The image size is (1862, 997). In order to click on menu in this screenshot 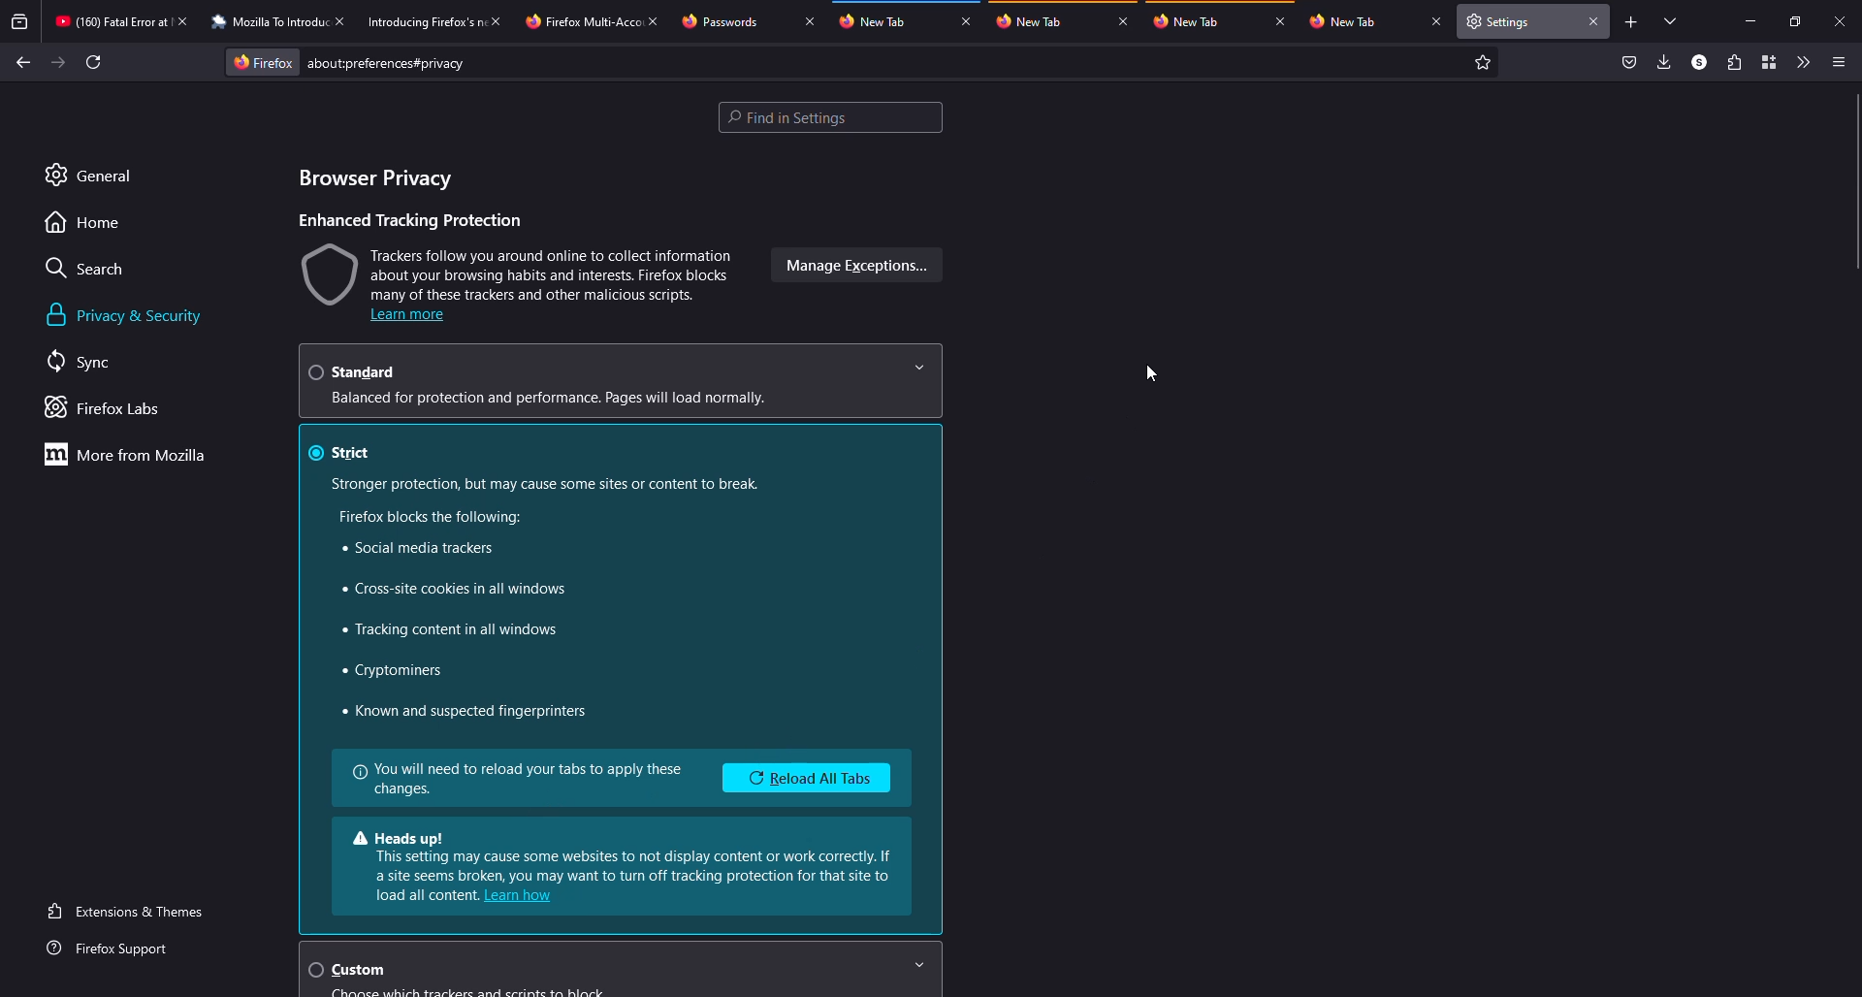, I will do `click(1837, 62)`.